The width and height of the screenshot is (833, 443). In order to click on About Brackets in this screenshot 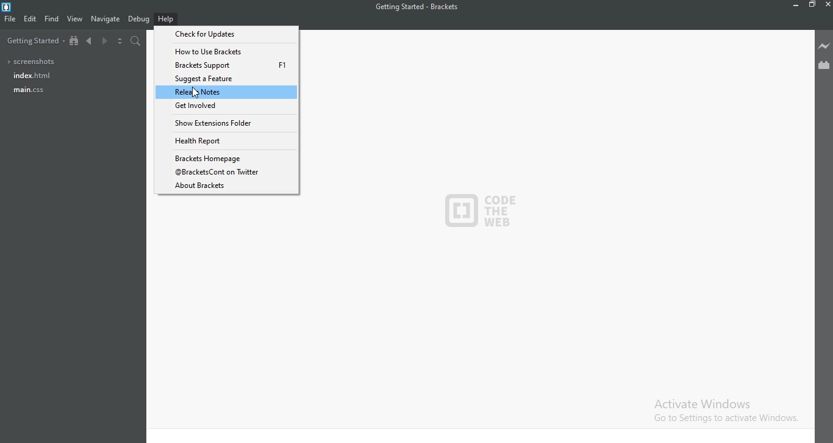, I will do `click(226, 187)`.